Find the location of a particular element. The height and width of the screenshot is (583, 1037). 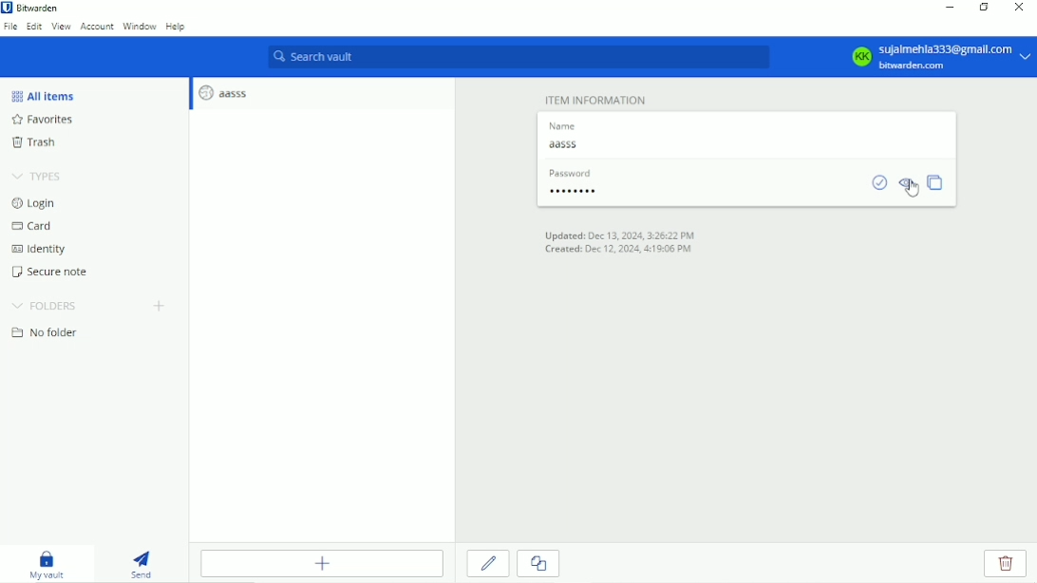

Login is located at coordinates (35, 203).